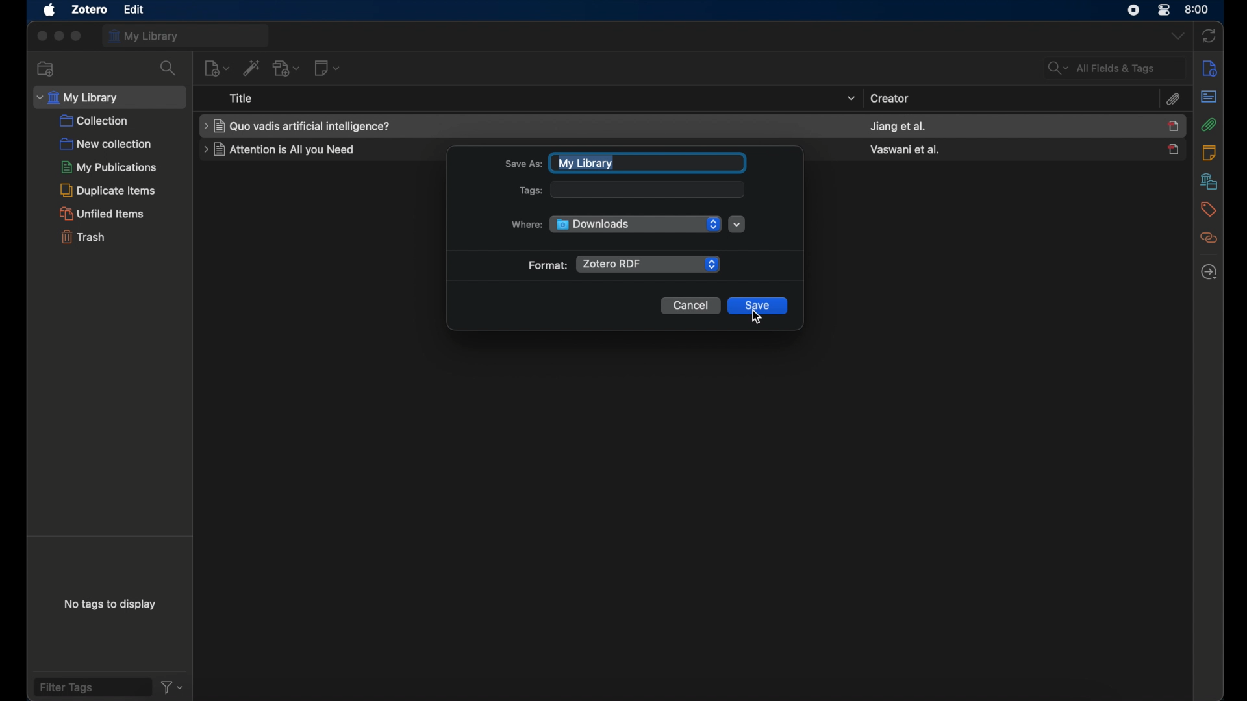 The image size is (1247, 701). Describe the element at coordinates (281, 149) in the screenshot. I see `item title` at that location.